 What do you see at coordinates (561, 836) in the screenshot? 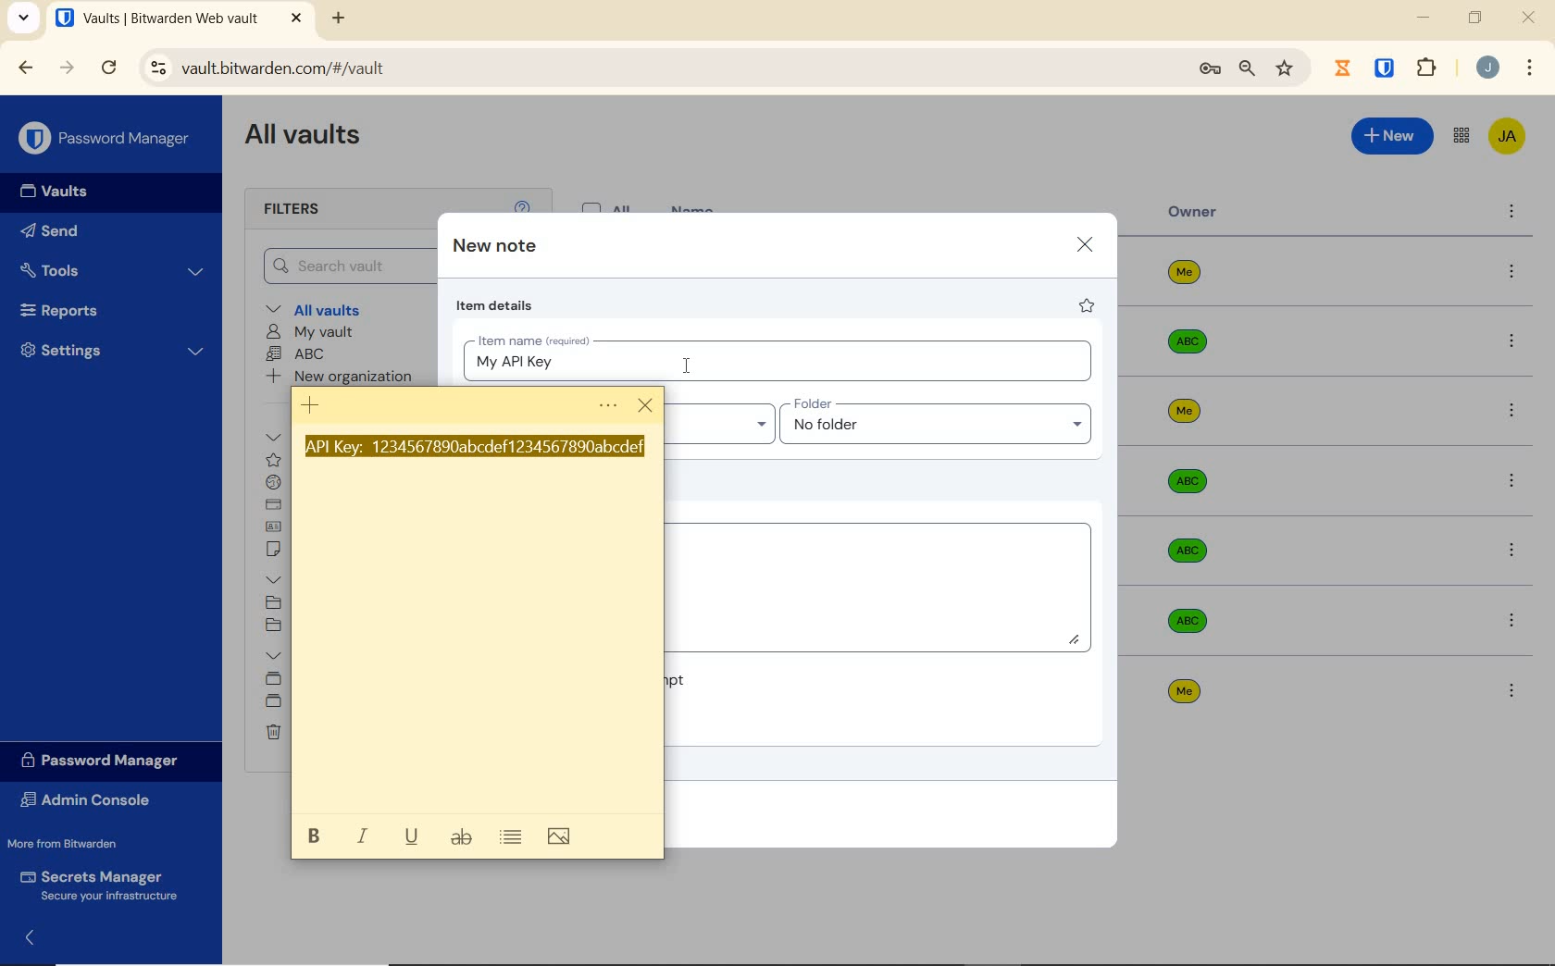
I see `add image` at bounding box center [561, 836].